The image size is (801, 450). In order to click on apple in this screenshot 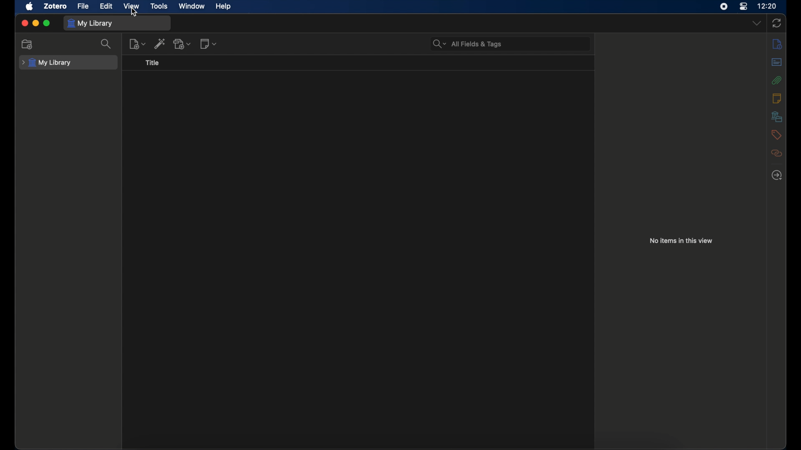, I will do `click(30, 7)`.